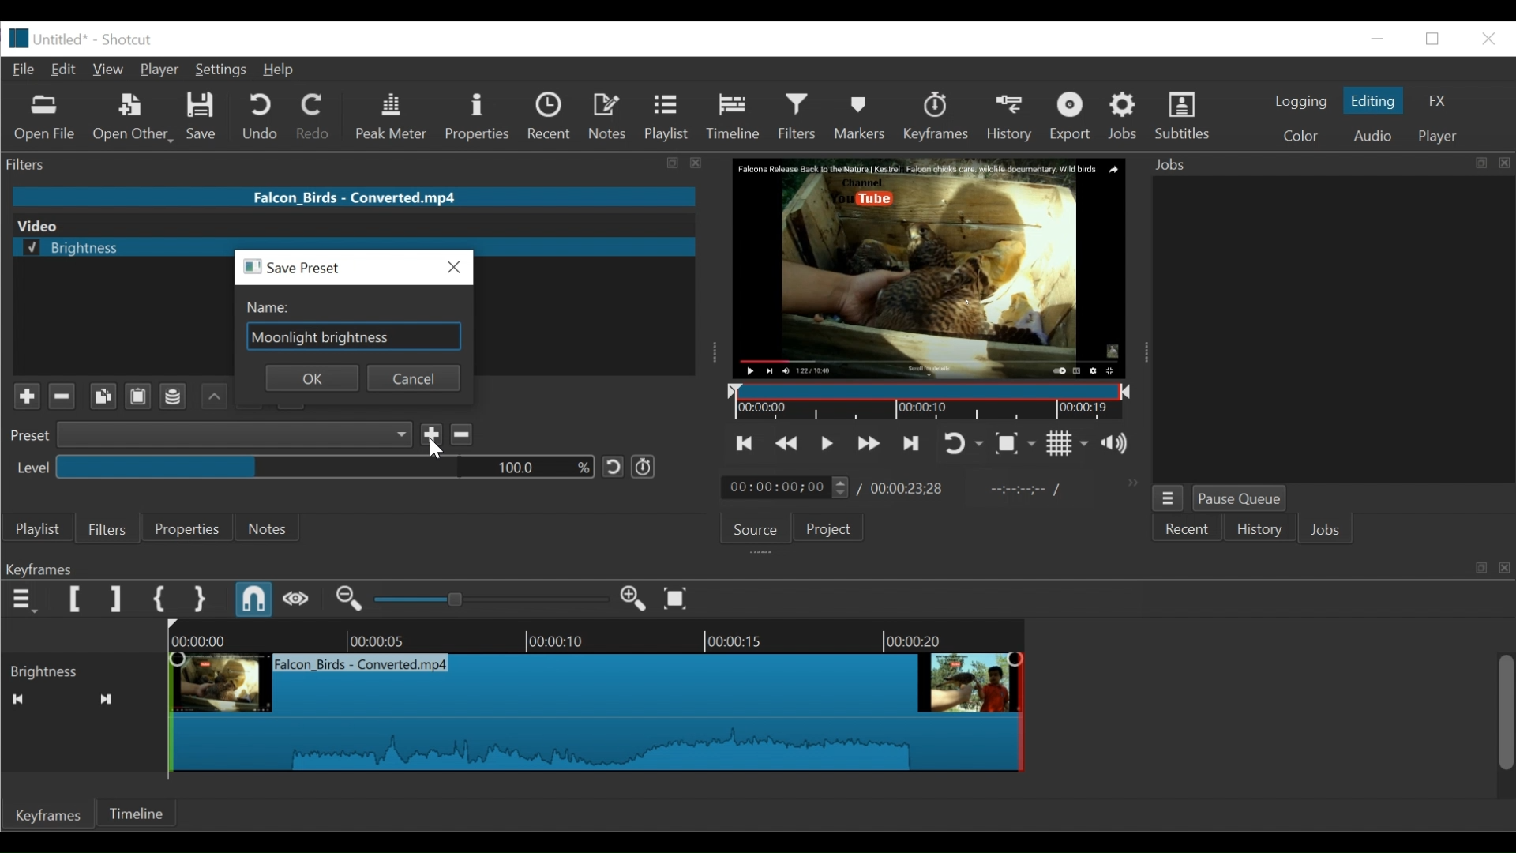 Image resolution: width=1516 pixels, height=853 pixels. I want to click on Copy, so click(101, 396).